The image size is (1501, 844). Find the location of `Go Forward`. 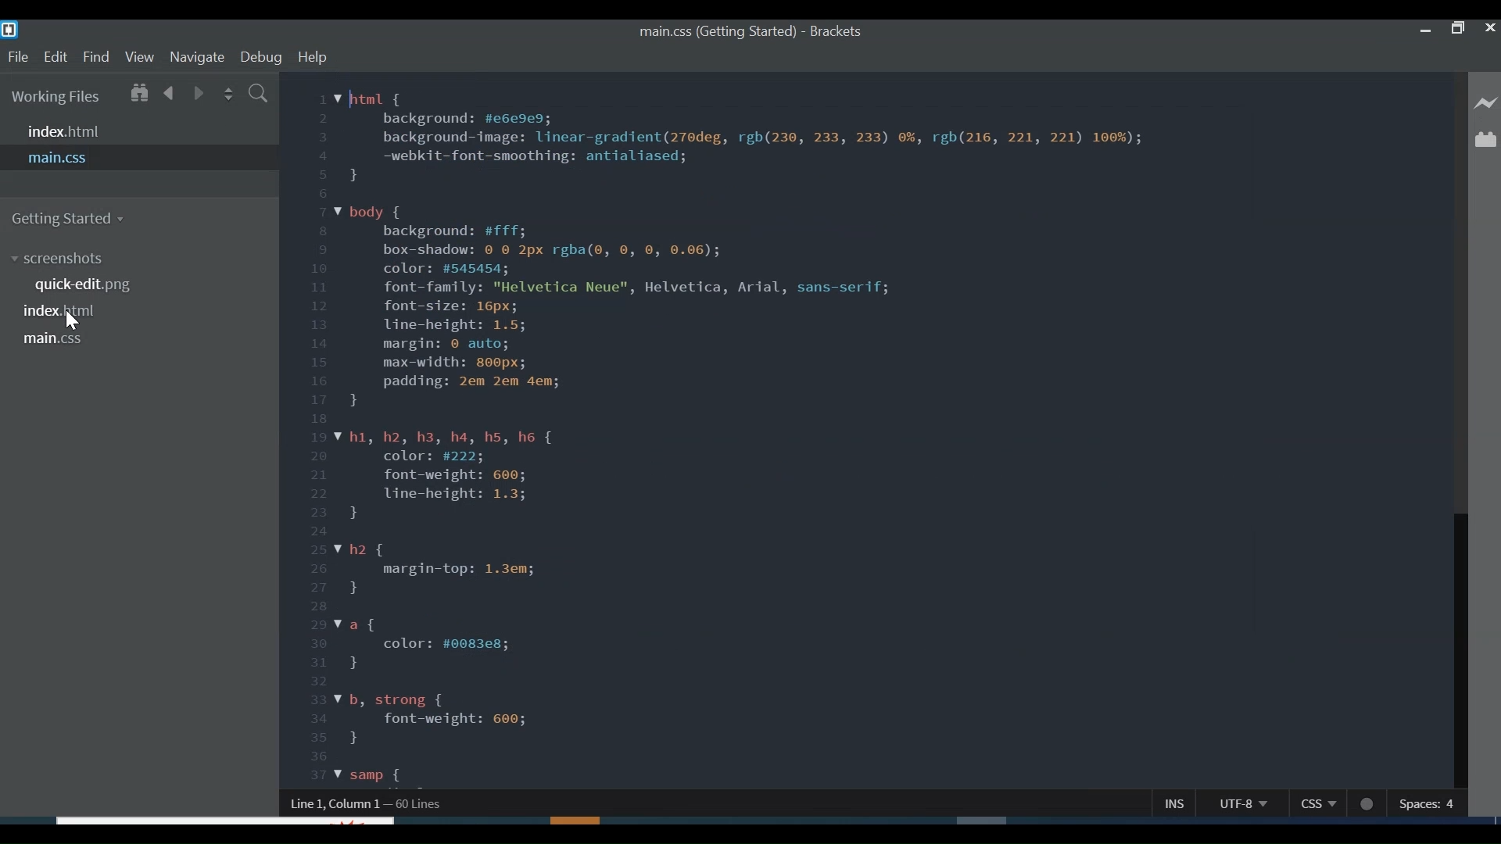

Go Forward is located at coordinates (199, 95).